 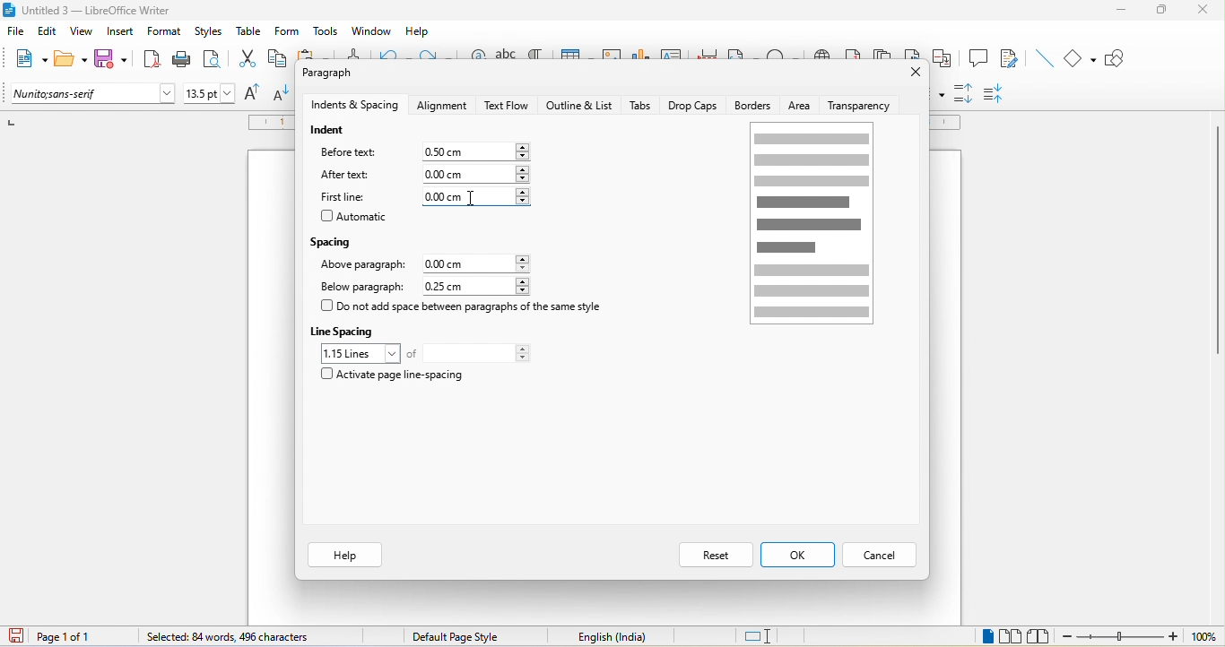 What do you see at coordinates (363, 289) in the screenshot?
I see `below paragraph` at bounding box center [363, 289].